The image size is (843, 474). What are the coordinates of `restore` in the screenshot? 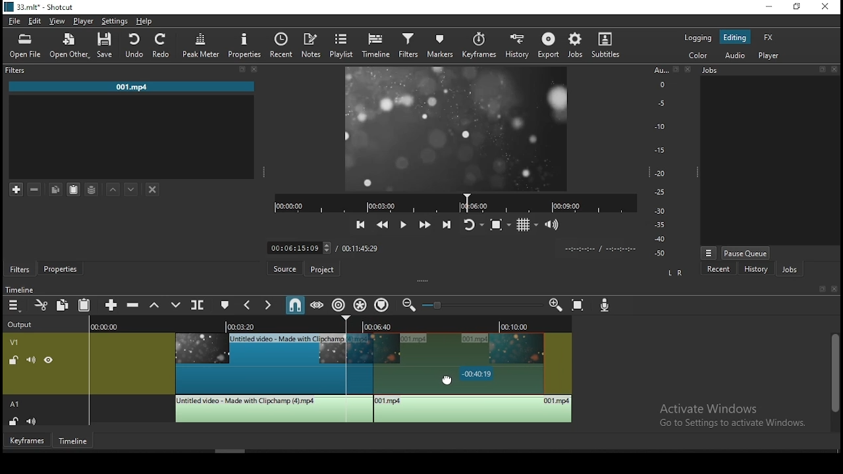 It's located at (796, 7).